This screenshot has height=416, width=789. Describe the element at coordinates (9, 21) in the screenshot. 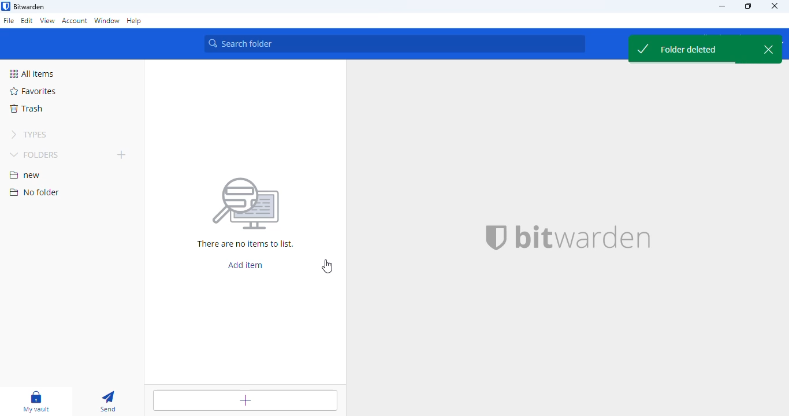

I see `file` at that location.